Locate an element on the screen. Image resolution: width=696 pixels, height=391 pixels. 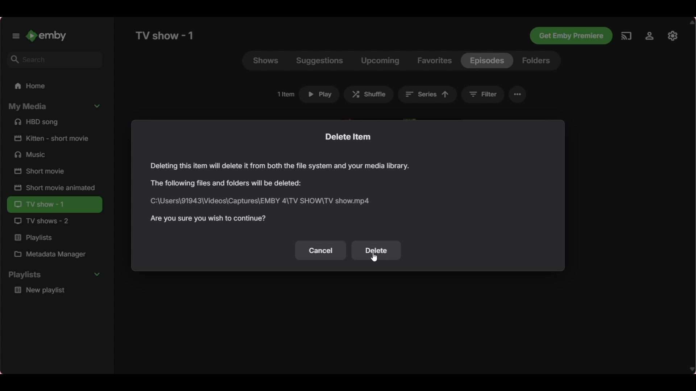
Metadata Manager is located at coordinates (54, 254).